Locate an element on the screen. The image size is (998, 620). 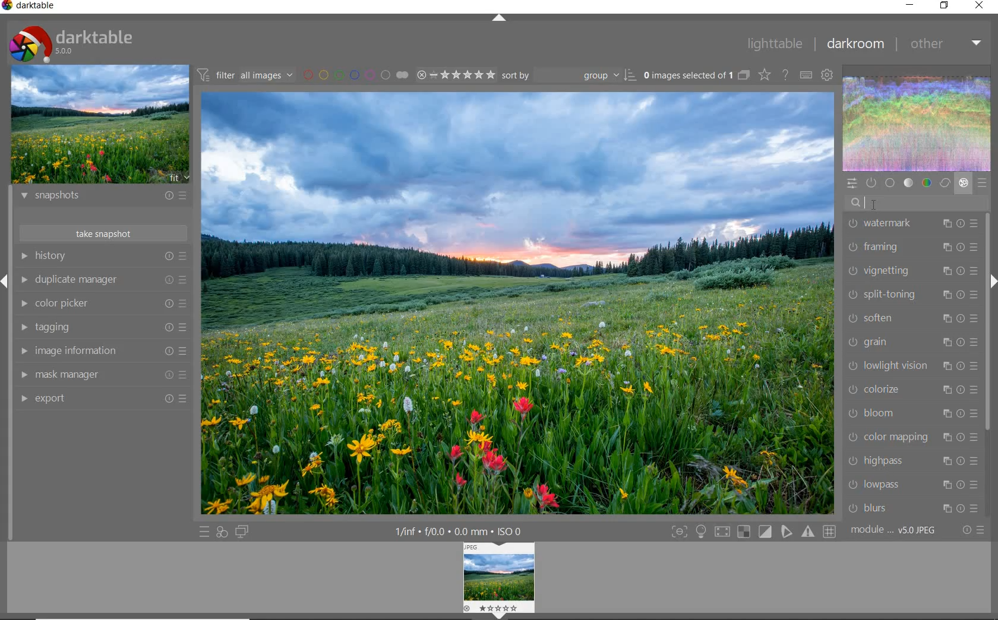
display a second darkroom image below is located at coordinates (244, 532).